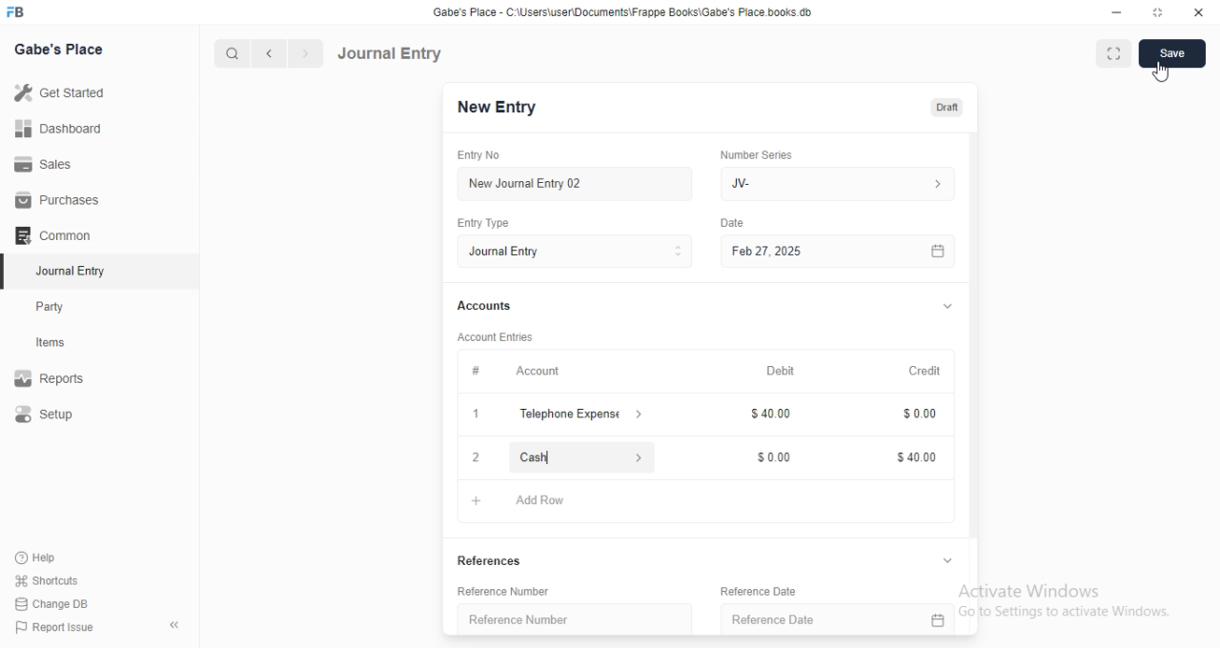 This screenshot has width=1220, height=648. Describe the element at coordinates (270, 54) in the screenshot. I see `Previous` at that location.